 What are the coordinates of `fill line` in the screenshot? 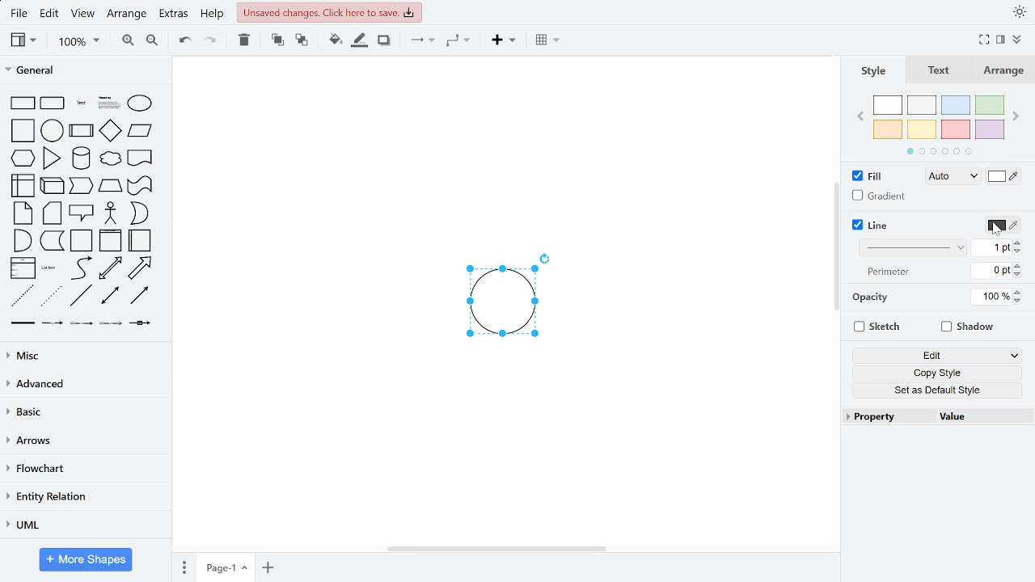 It's located at (359, 41).